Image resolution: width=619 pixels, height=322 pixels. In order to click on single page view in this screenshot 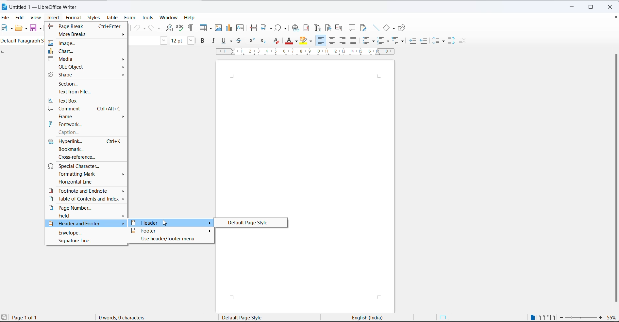, I will do `click(532, 317)`.